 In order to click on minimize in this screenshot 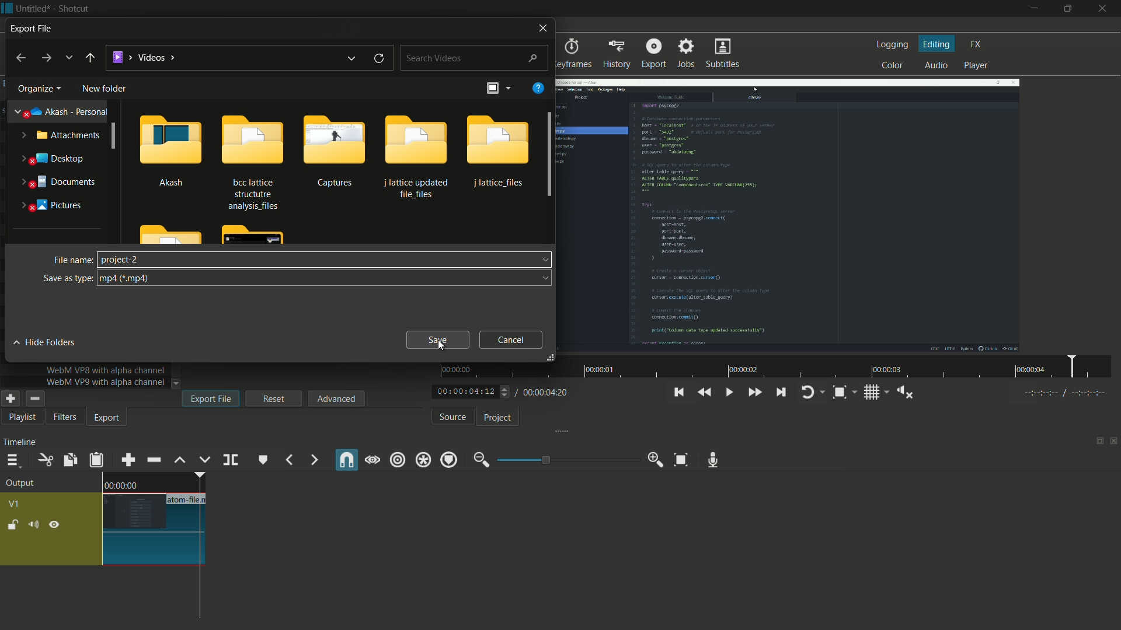, I will do `click(1032, 9)`.